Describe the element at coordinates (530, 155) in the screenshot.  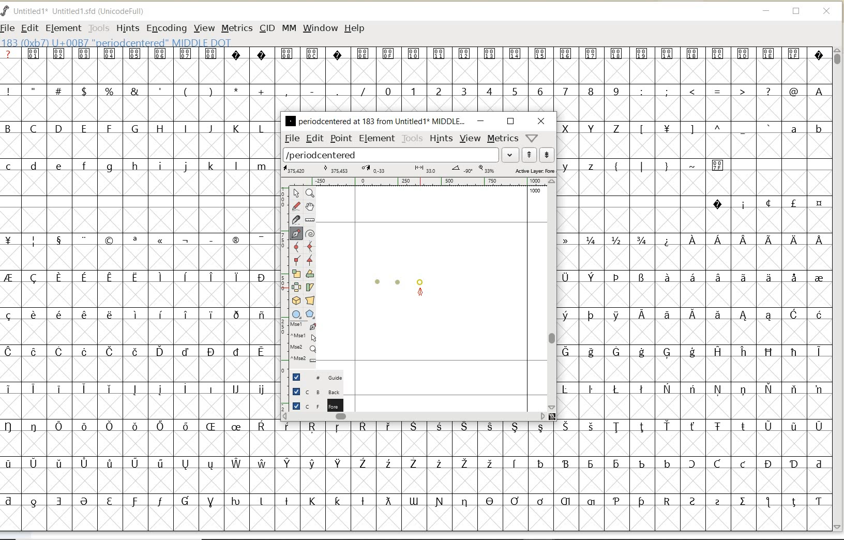
I see `show previous word list` at that location.